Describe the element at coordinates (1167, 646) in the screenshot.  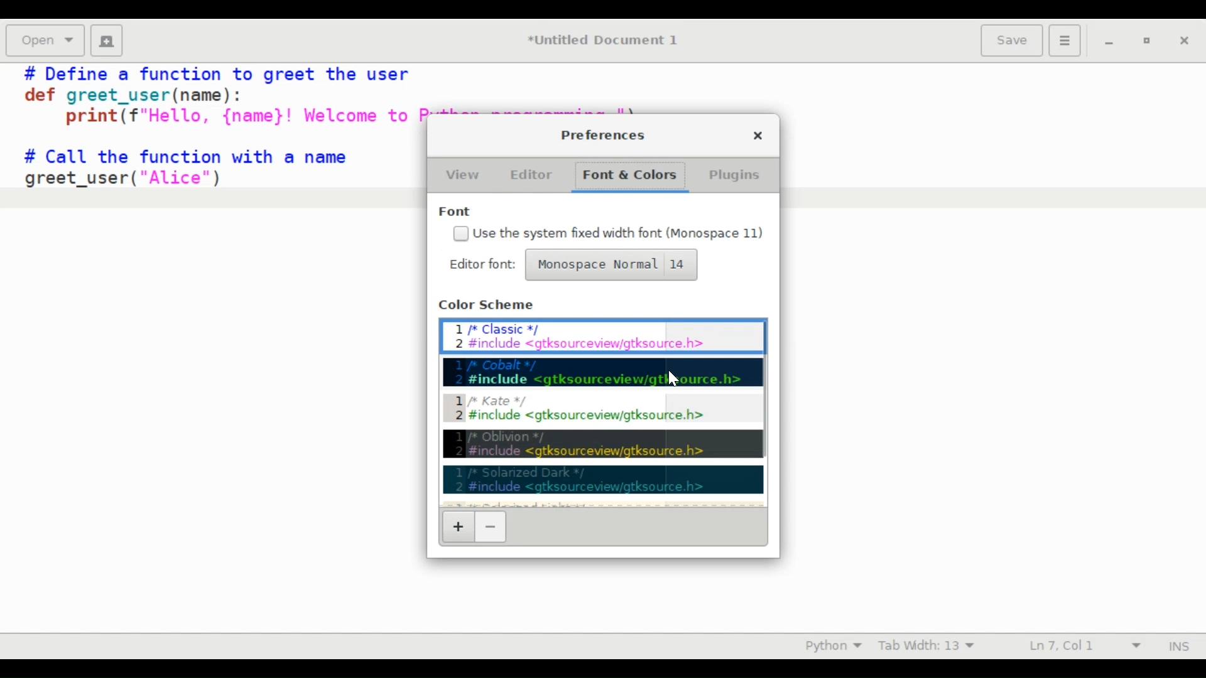
I see `Toggle insert and overwrite` at that location.